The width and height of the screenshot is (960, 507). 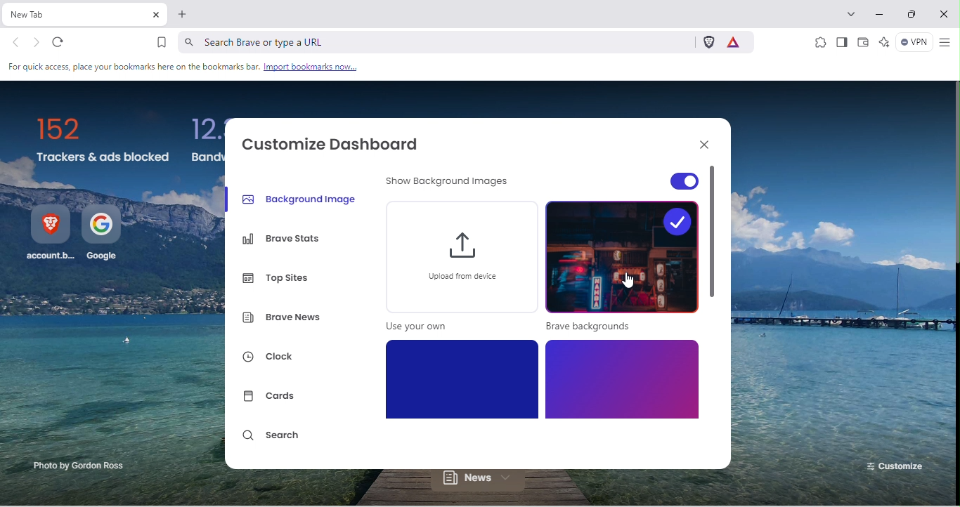 What do you see at coordinates (183, 17) in the screenshot?
I see `New tab` at bounding box center [183, 17].